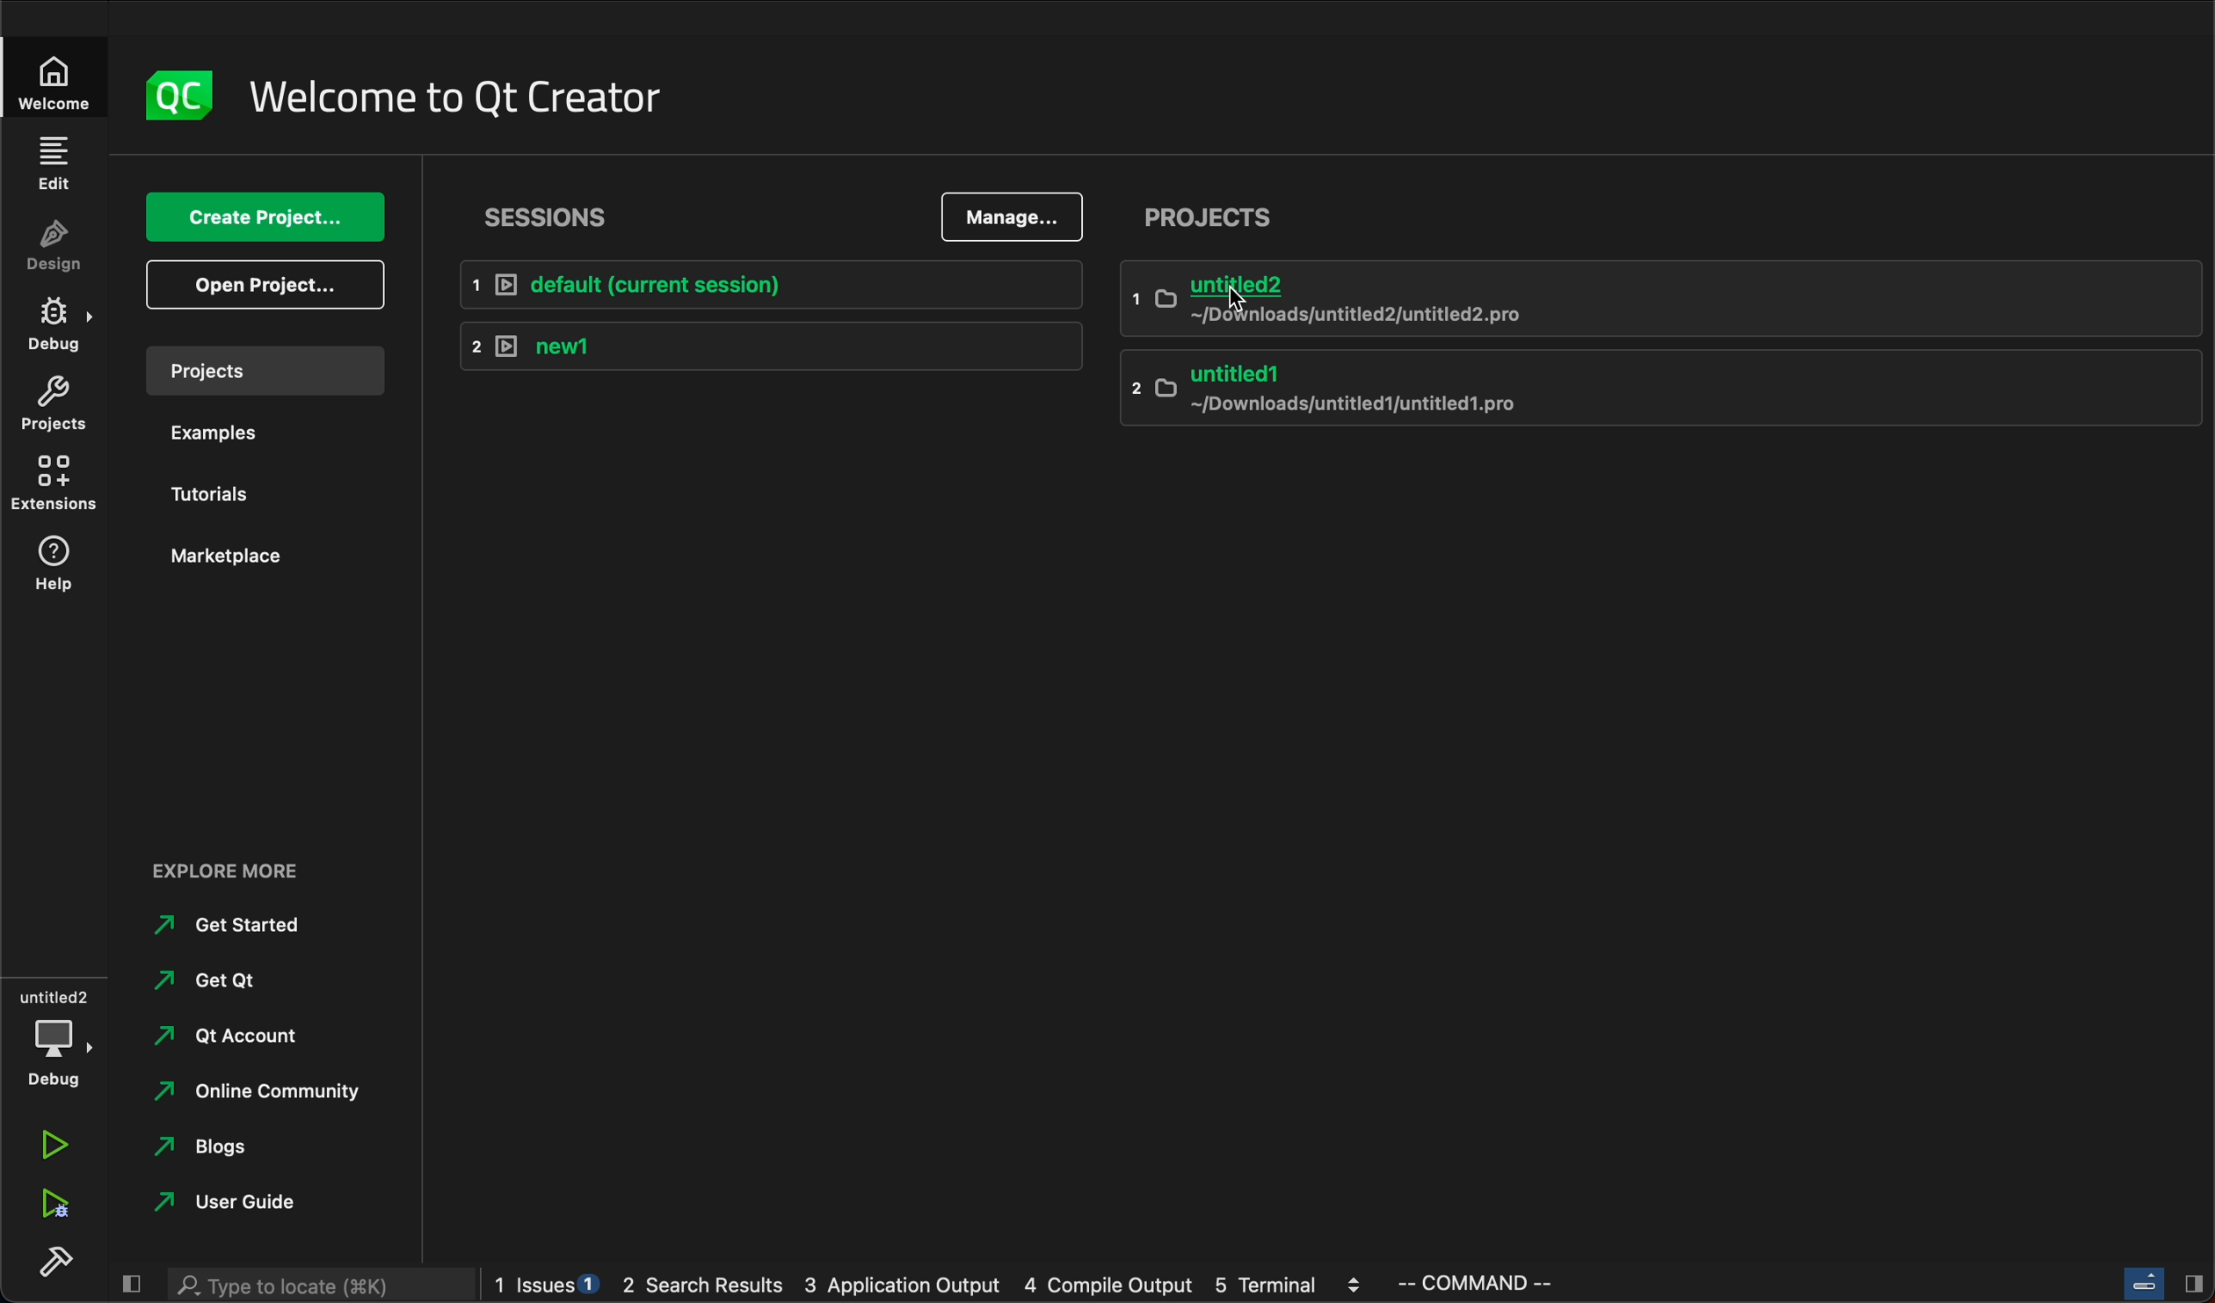  Describe the element at coordinates (53, 76) in the screenshot. I see `welcome` at that location.